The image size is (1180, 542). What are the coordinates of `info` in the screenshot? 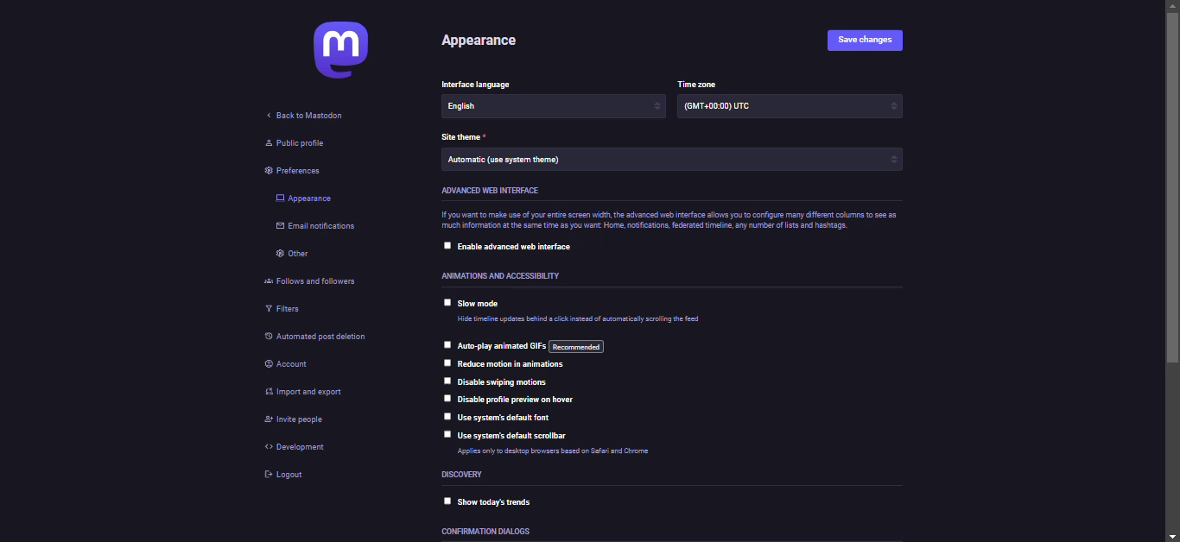 It's located at (665, 221).